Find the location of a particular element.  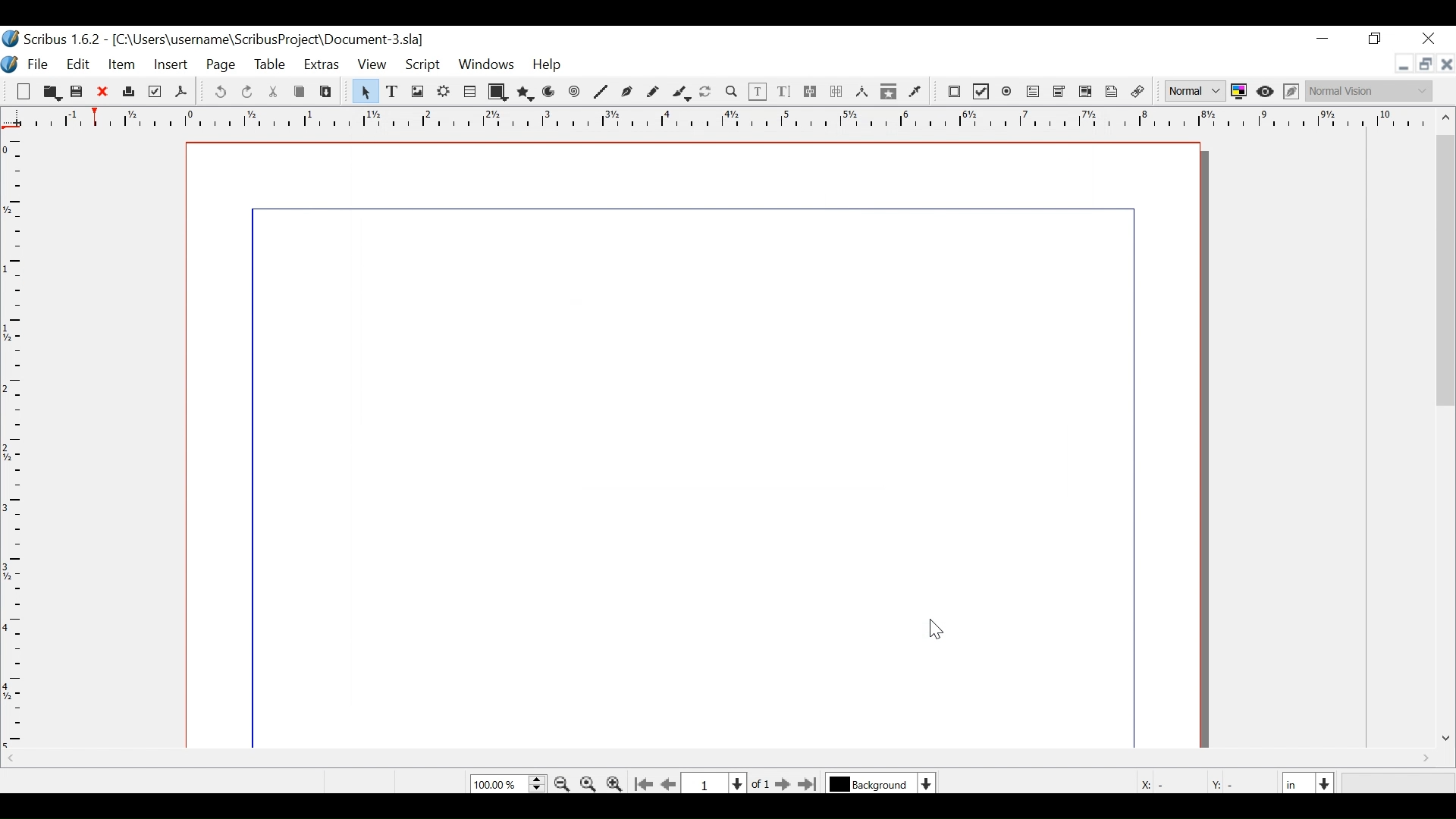

Zoom in / out is located at coordinates (731, 91).